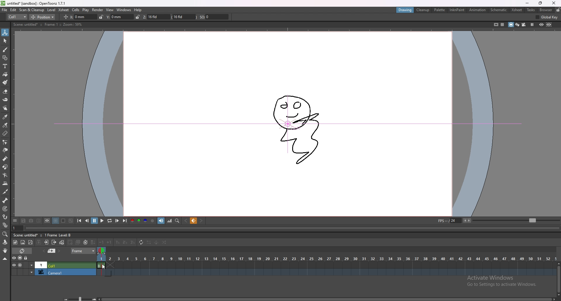 This screenshot has height=301, width=561. What do you see at coordinates (153, 220) in the screenshot?
I see `alpha channel` at bounding box center [153, 220].